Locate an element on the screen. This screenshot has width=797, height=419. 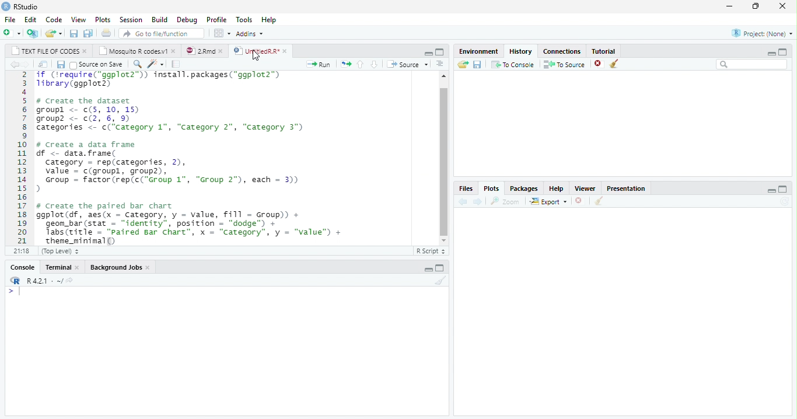
open an existing file is located at coordinates (53, 33).